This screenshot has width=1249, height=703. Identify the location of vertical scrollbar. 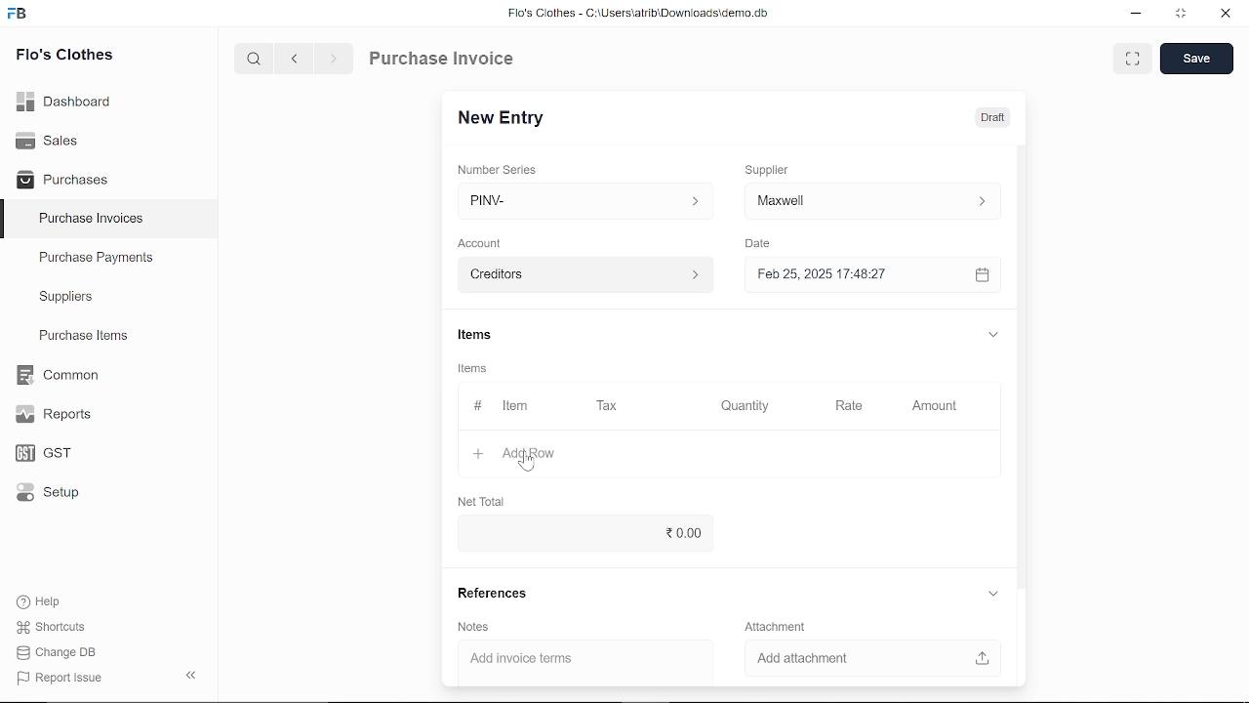
(1022, 364).